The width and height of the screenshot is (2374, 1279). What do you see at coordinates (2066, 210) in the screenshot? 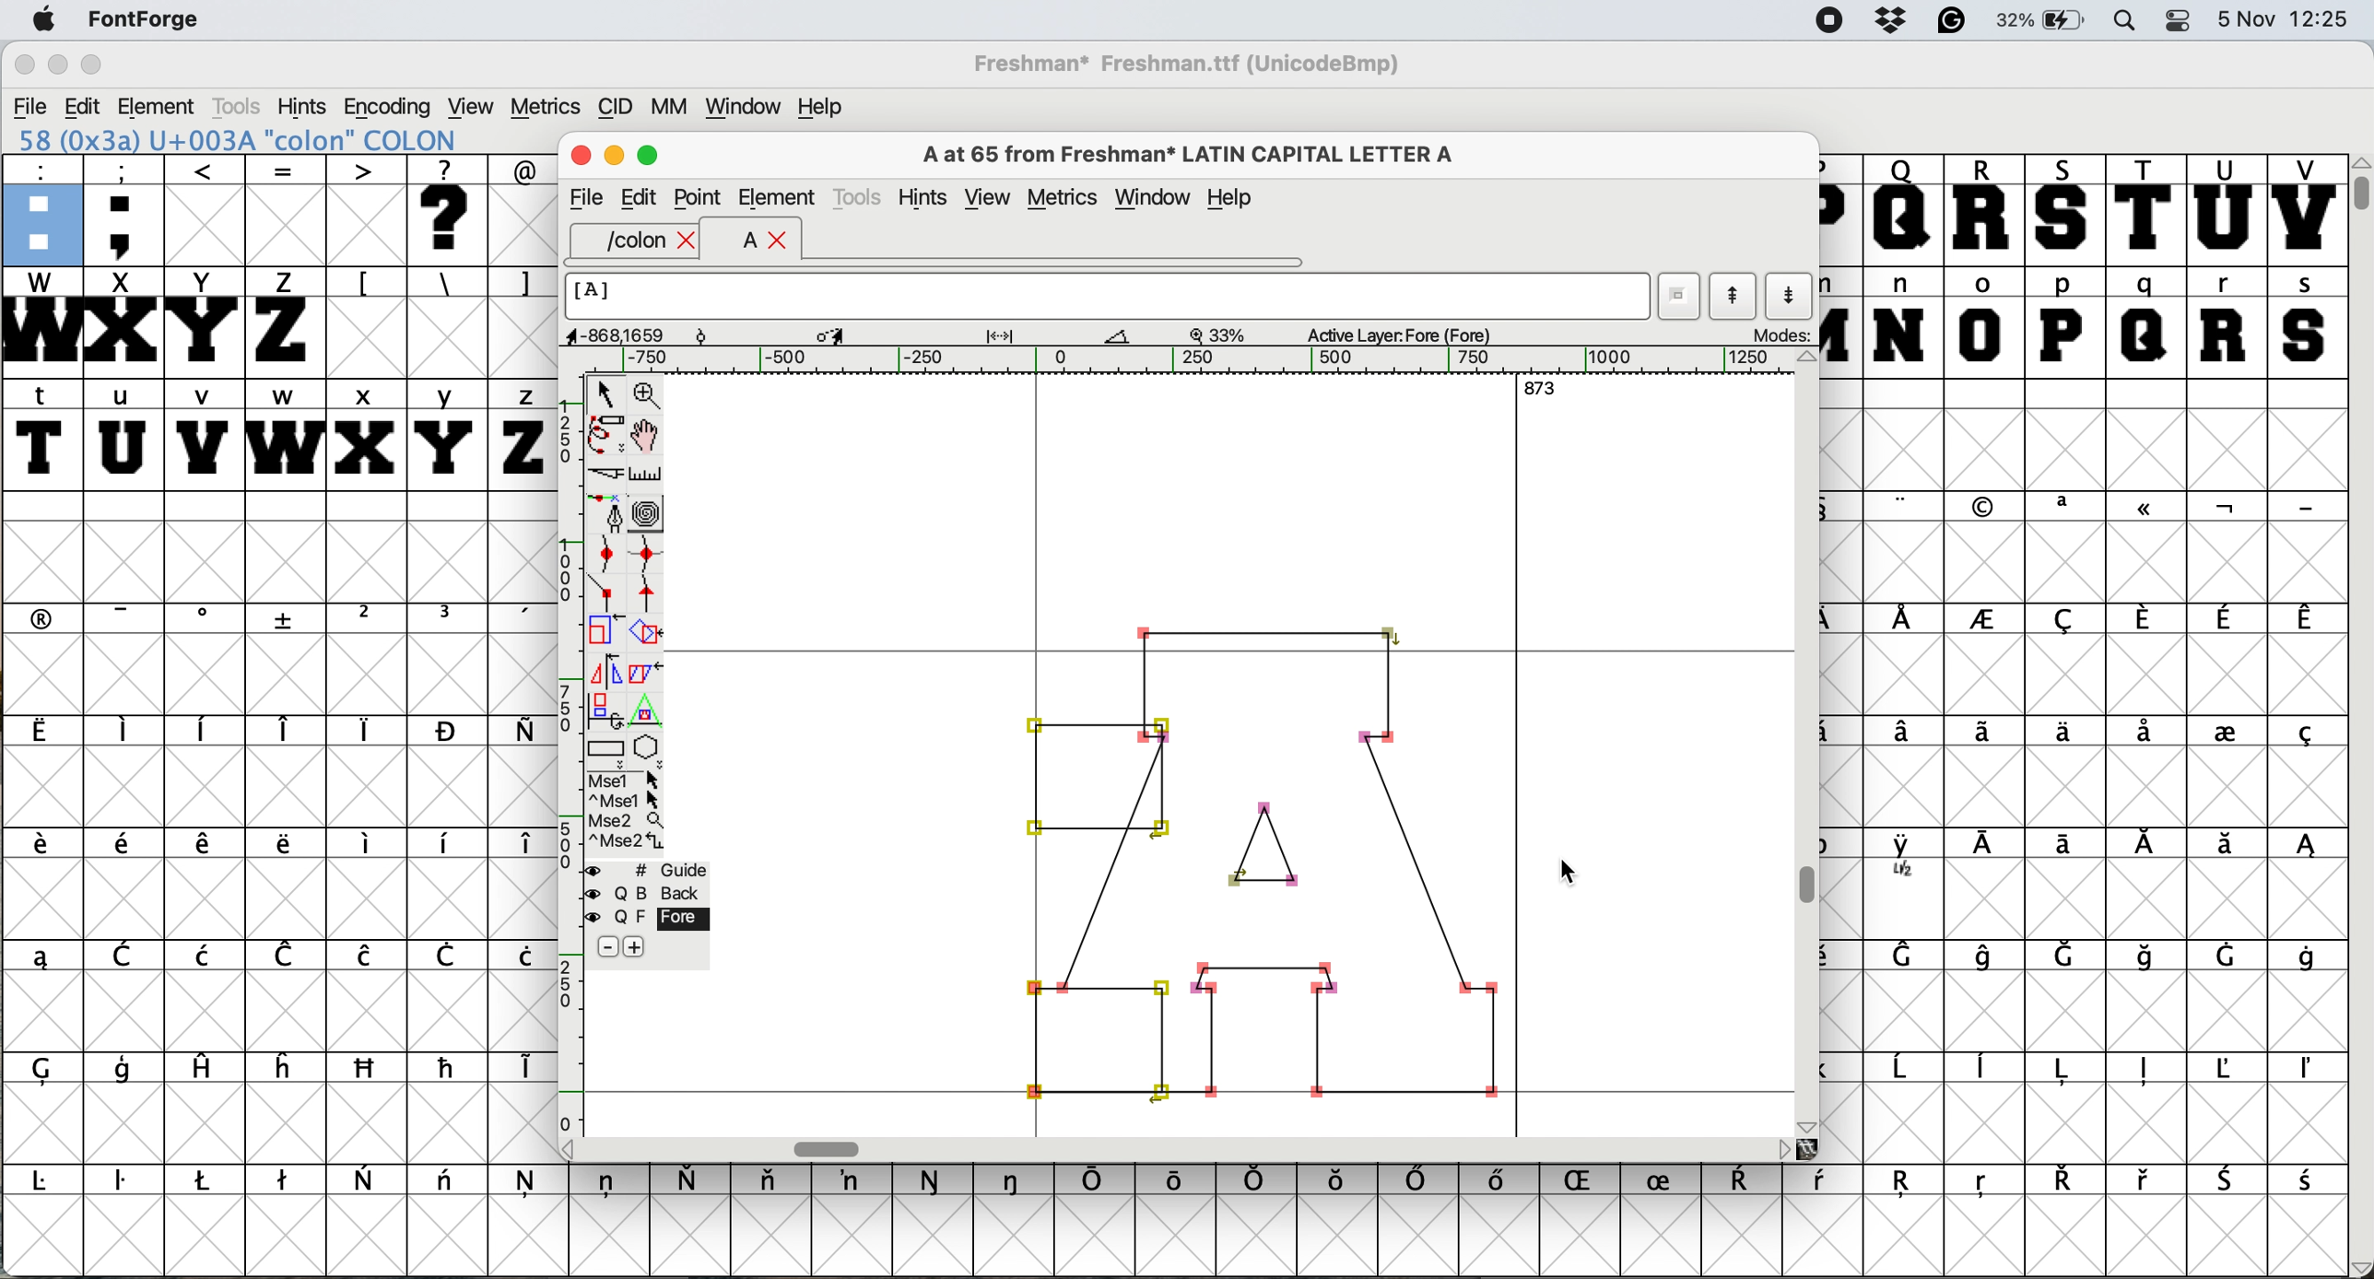
I see `S` at bounding box center [2066, 210].